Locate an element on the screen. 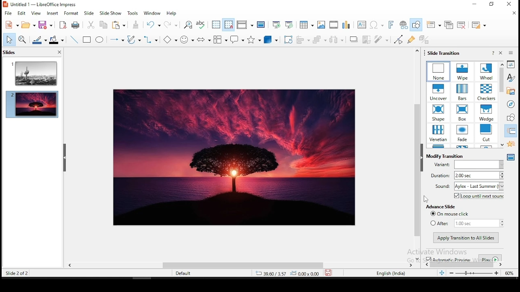 Image resolution: width=520 pixels, height=292 pixels. fit to width is located at coordinates (441, 274).